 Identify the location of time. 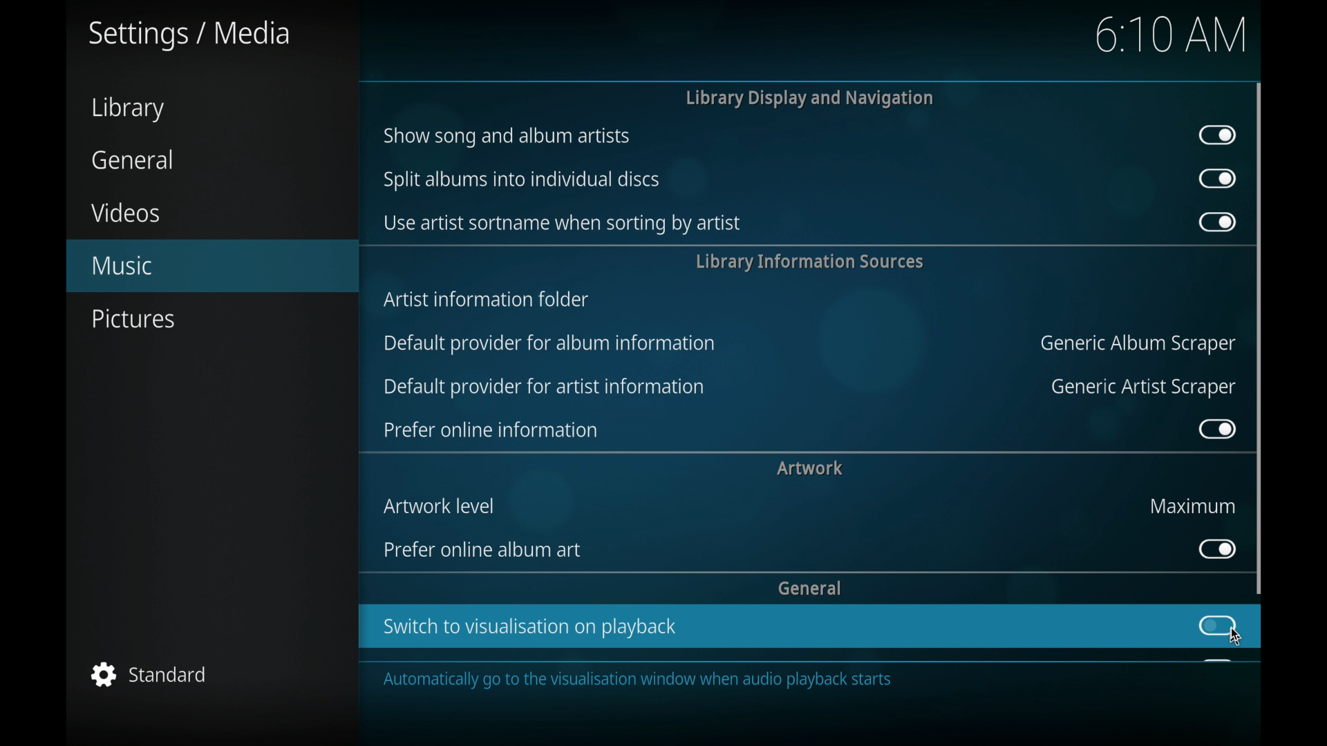
(1171, 34).